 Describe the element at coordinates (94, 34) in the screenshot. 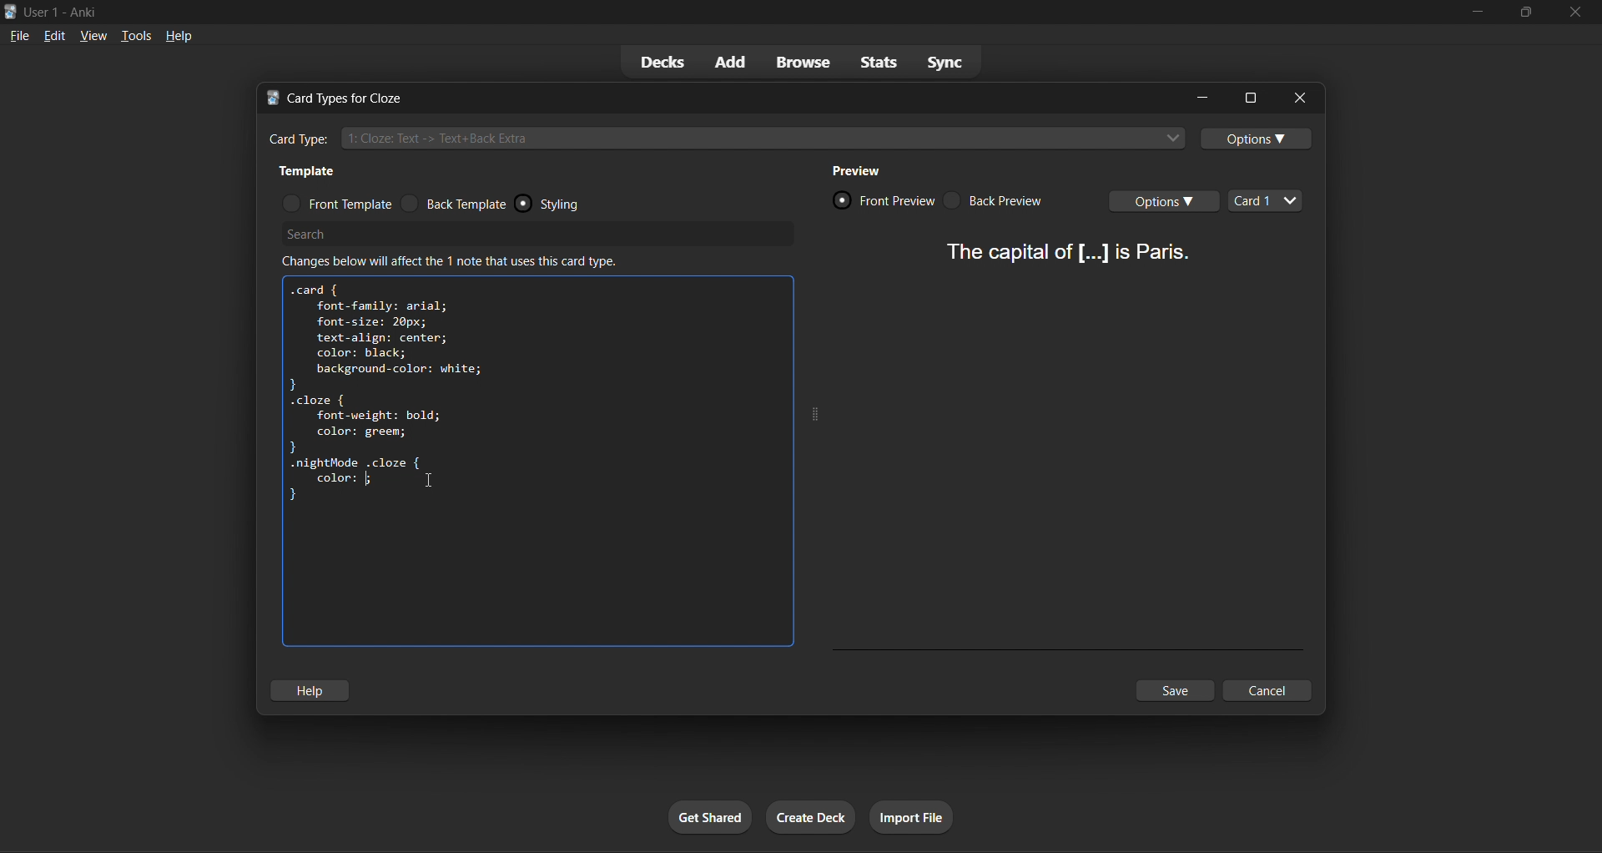

I see `view` at that location.